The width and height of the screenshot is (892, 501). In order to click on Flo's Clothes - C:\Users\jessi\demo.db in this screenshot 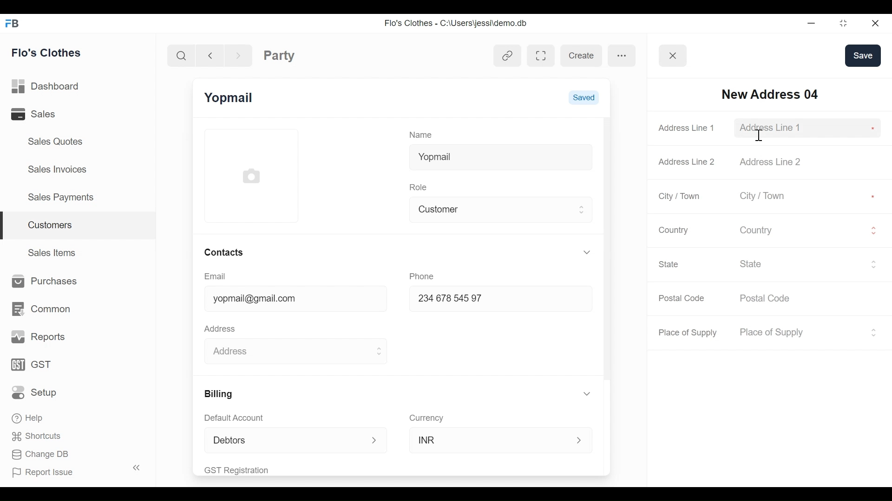, I will do `click(457, 24)`.